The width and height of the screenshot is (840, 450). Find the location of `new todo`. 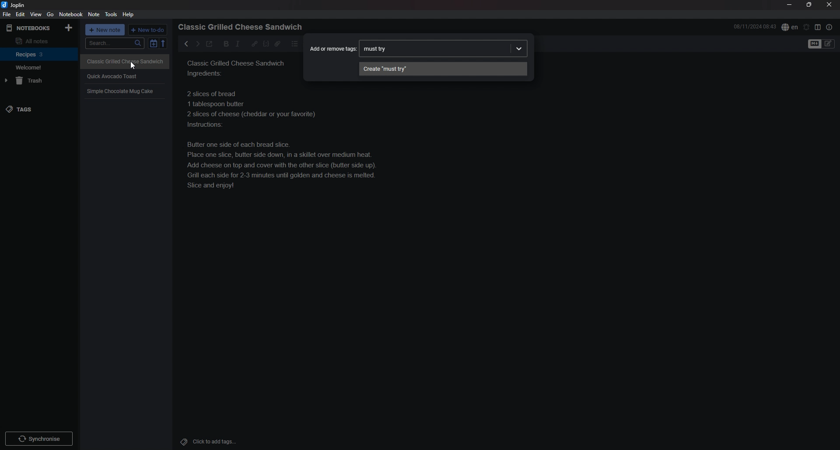

new todo is located at coordinates (148, 30).